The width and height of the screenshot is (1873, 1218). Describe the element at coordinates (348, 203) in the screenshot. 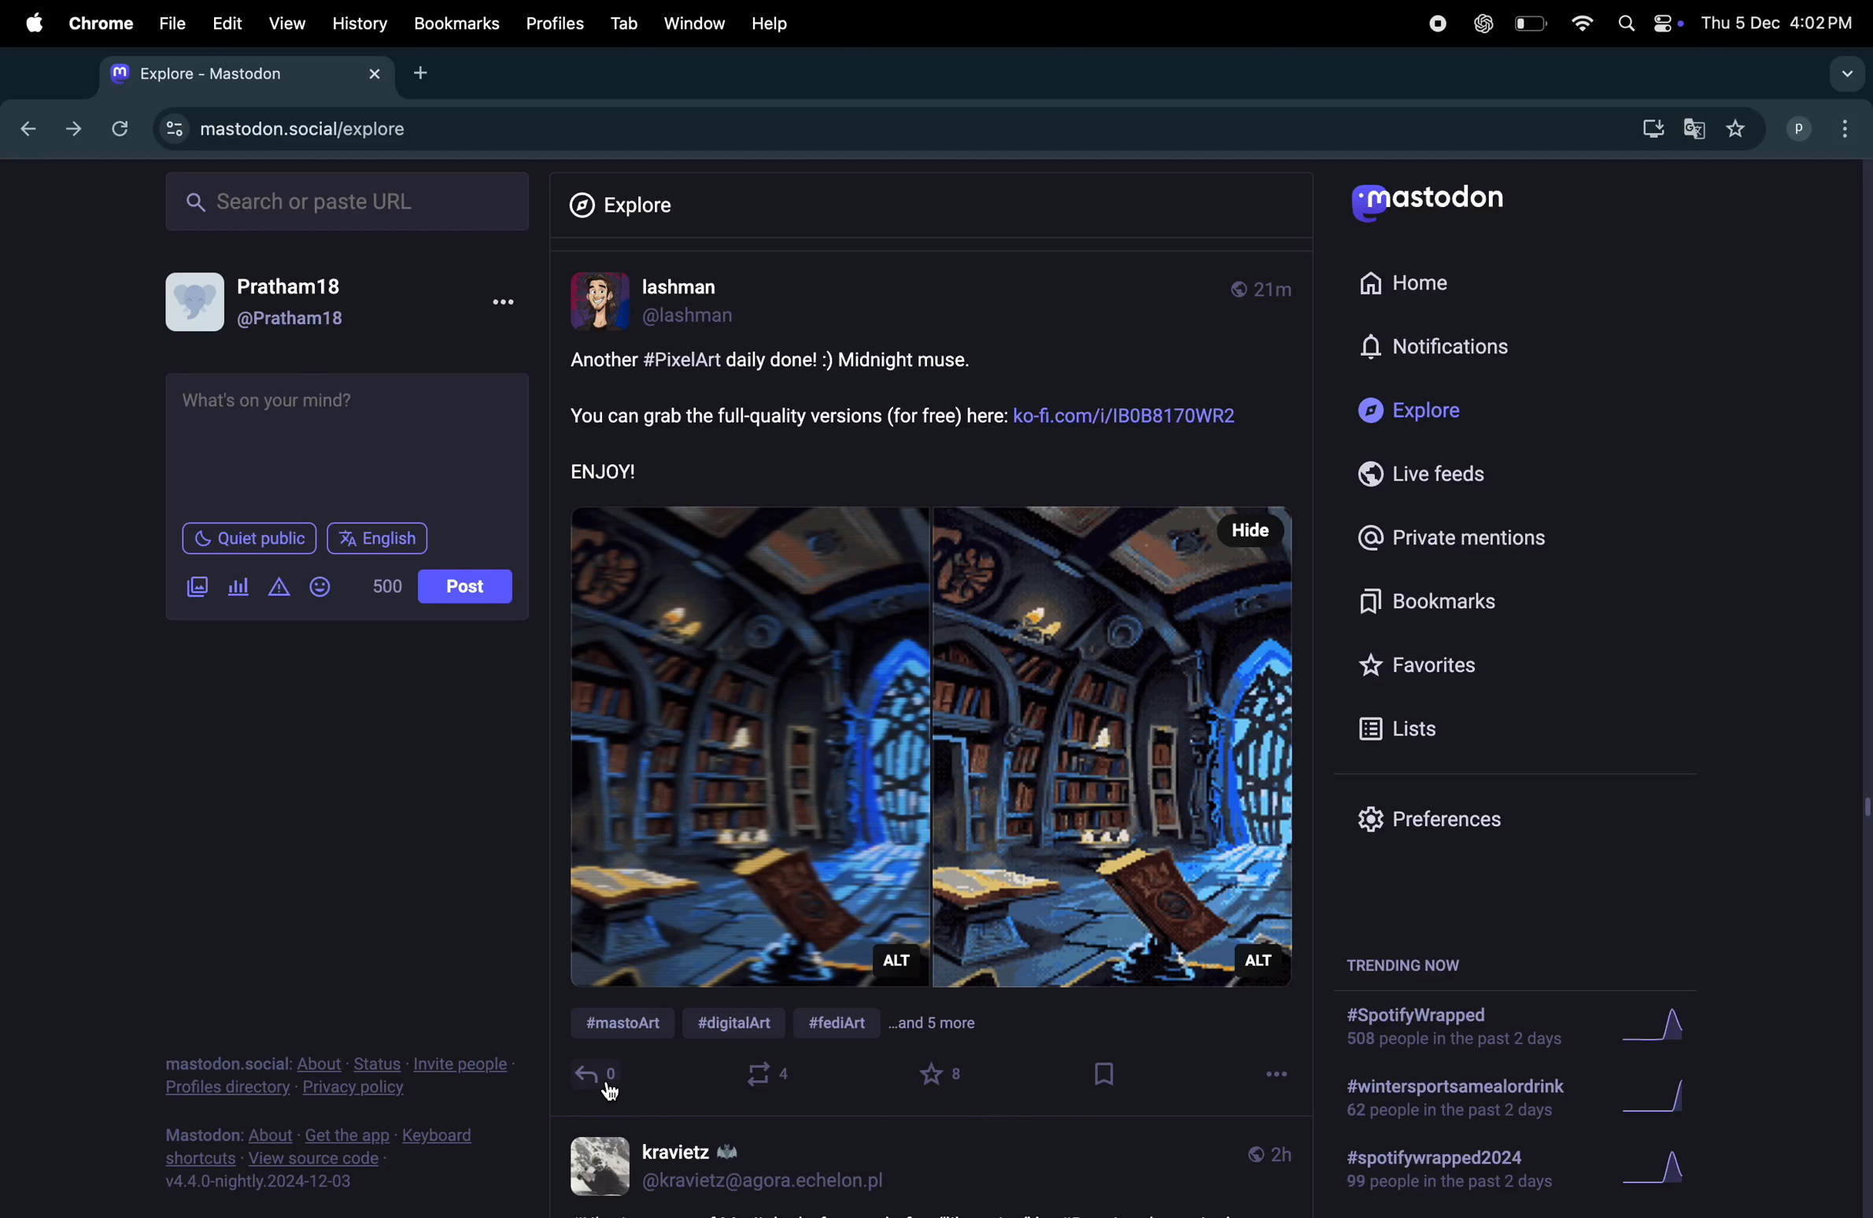

I see `search url` at that location.